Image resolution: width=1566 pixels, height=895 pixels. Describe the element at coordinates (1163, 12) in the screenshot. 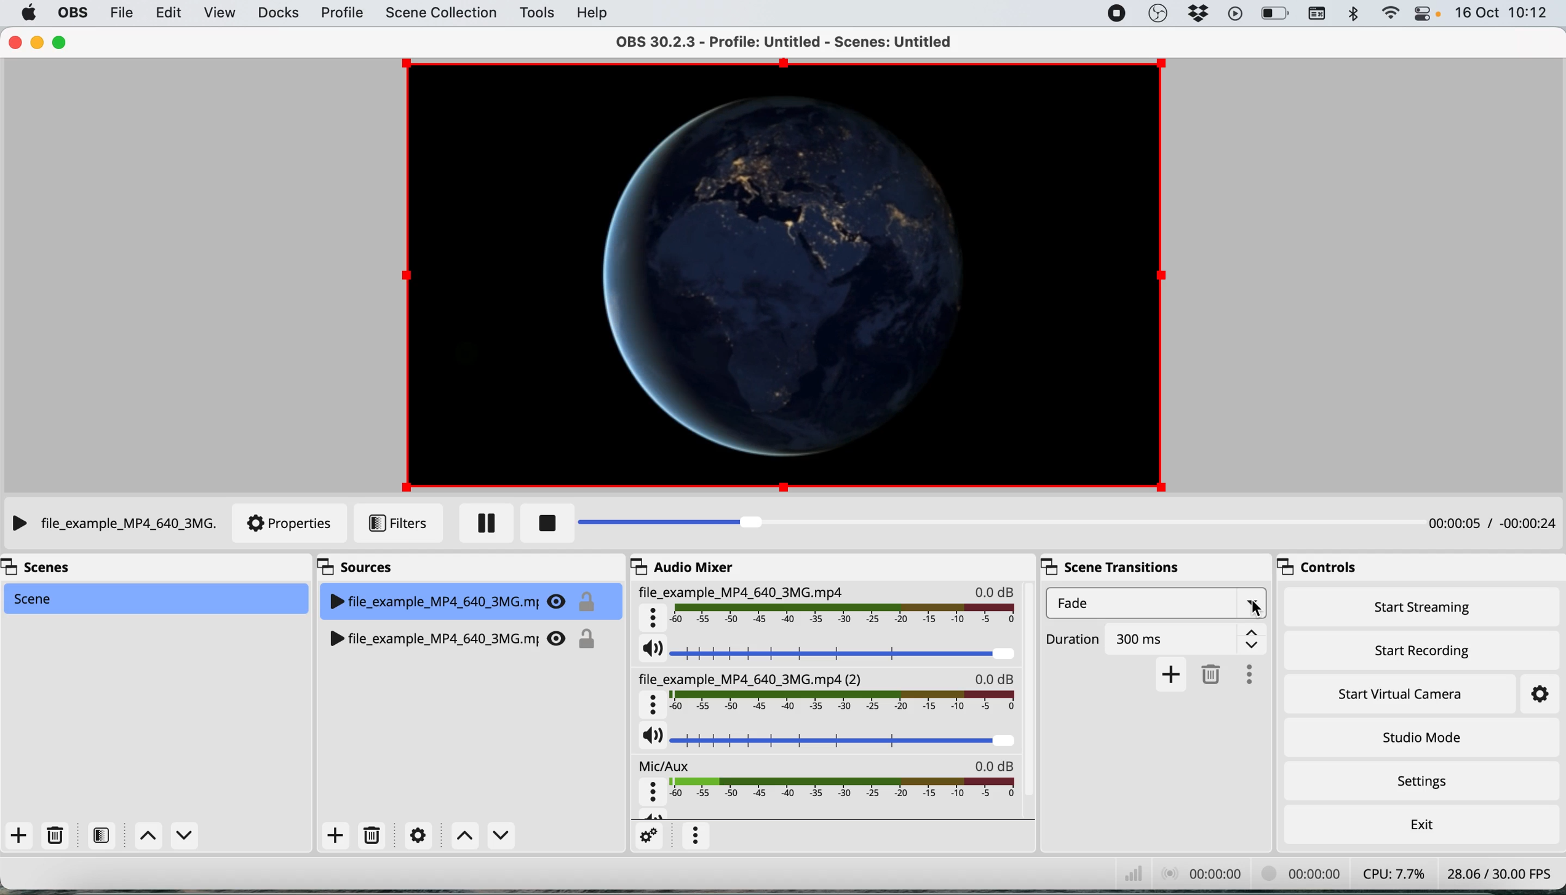

I see `obs` at that location.